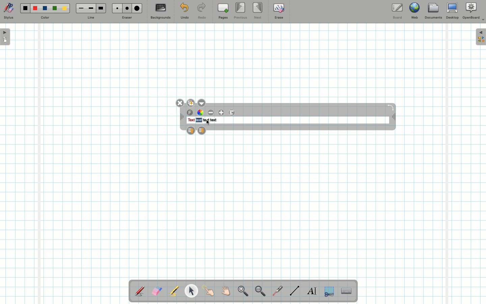  Describe the element at coordinates (64, 8) in the screenshot. I see `Yellow` at that location.